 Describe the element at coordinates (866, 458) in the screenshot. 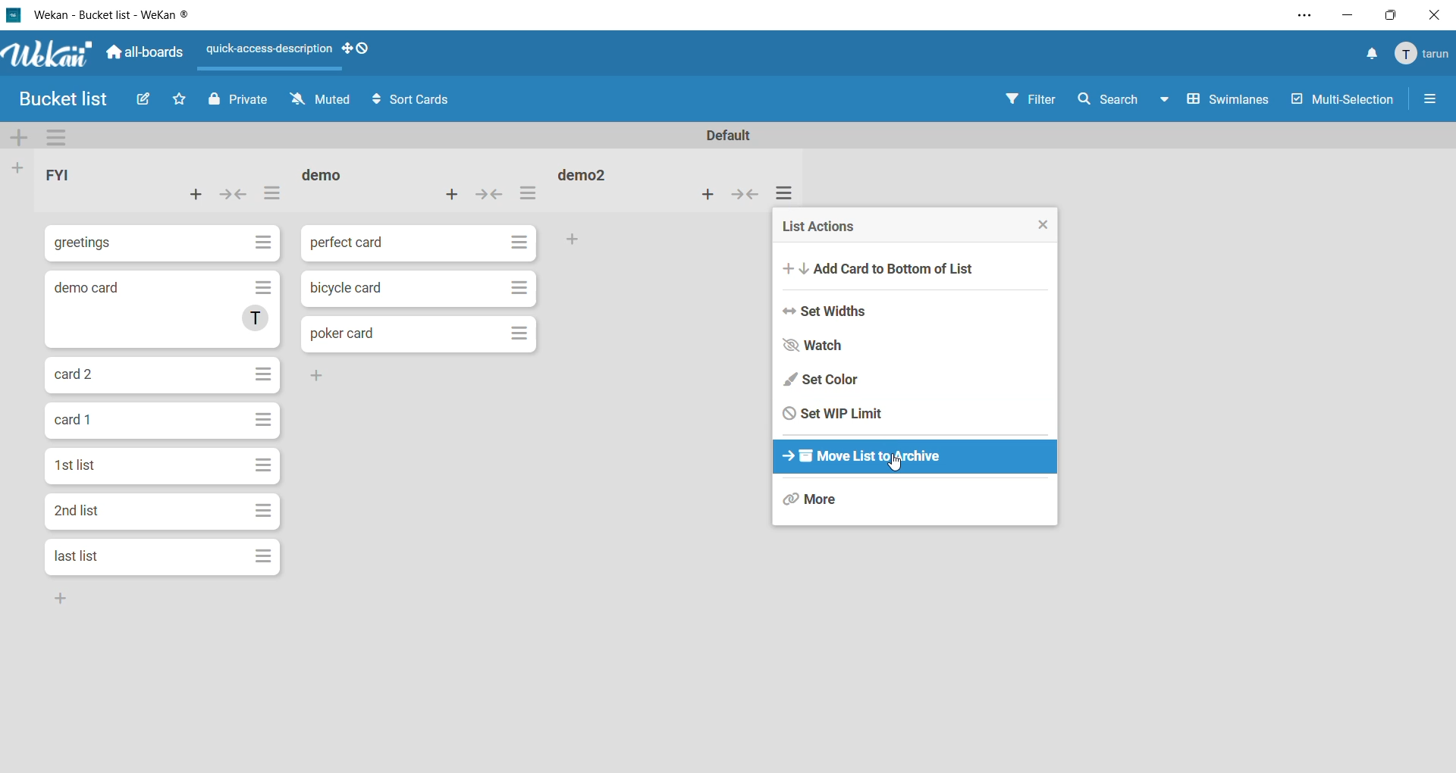

I see `move list to archive` at that location.